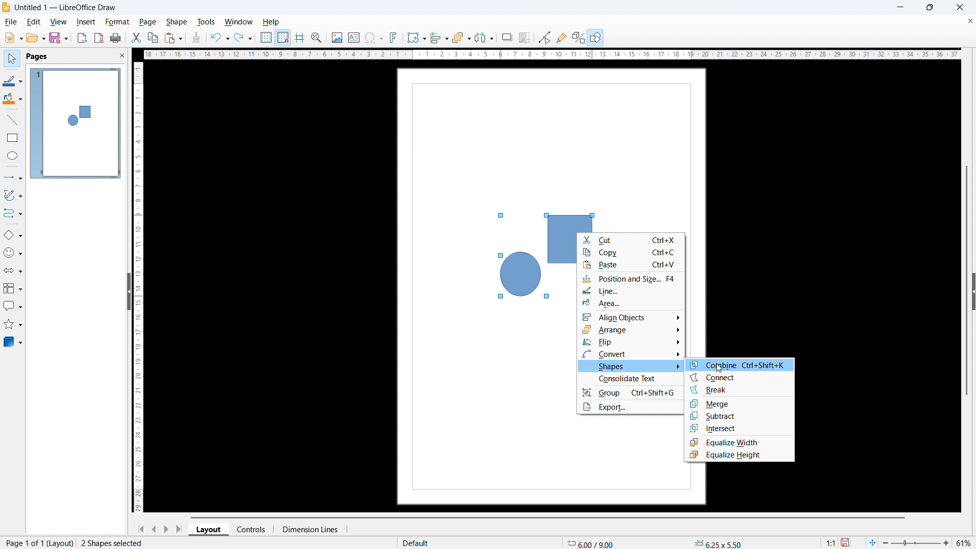 This screenshot has width=976, height=549. Describe the element at coordinates (35, 22) in the screenshot. I see `edit` at that location.